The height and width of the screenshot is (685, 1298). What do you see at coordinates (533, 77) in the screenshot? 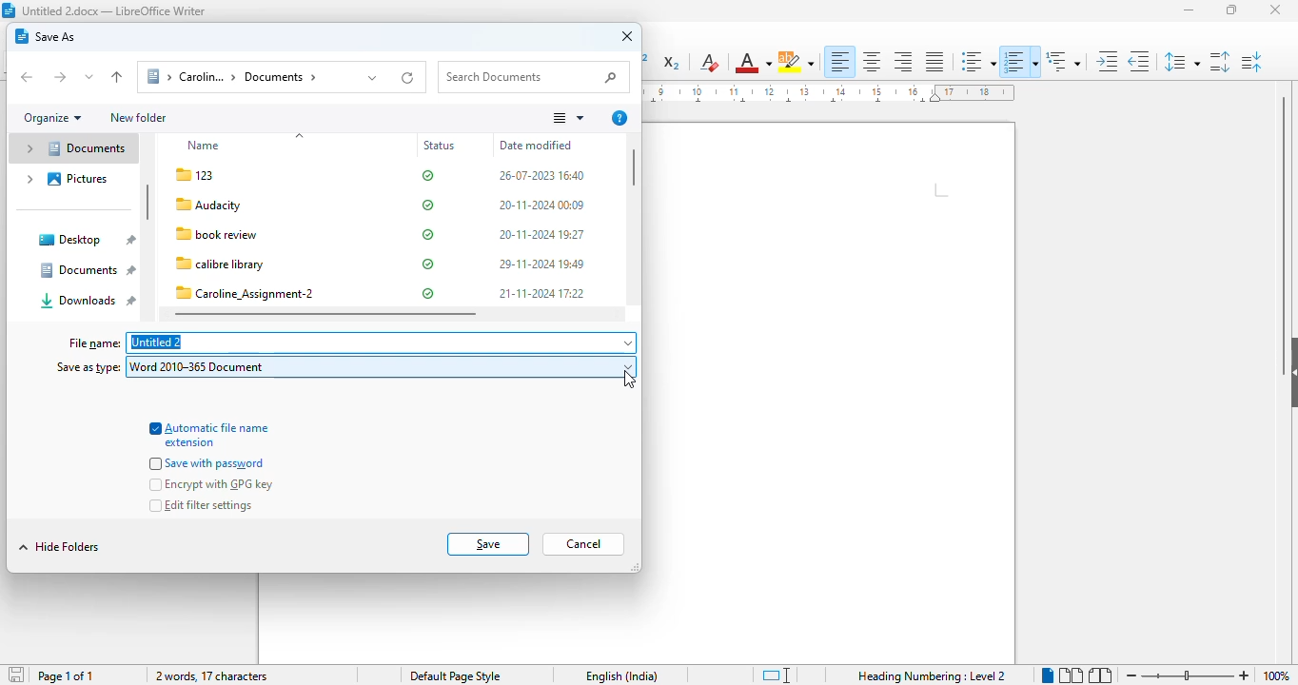
I see `search documents` at bounding box center [533, 77].